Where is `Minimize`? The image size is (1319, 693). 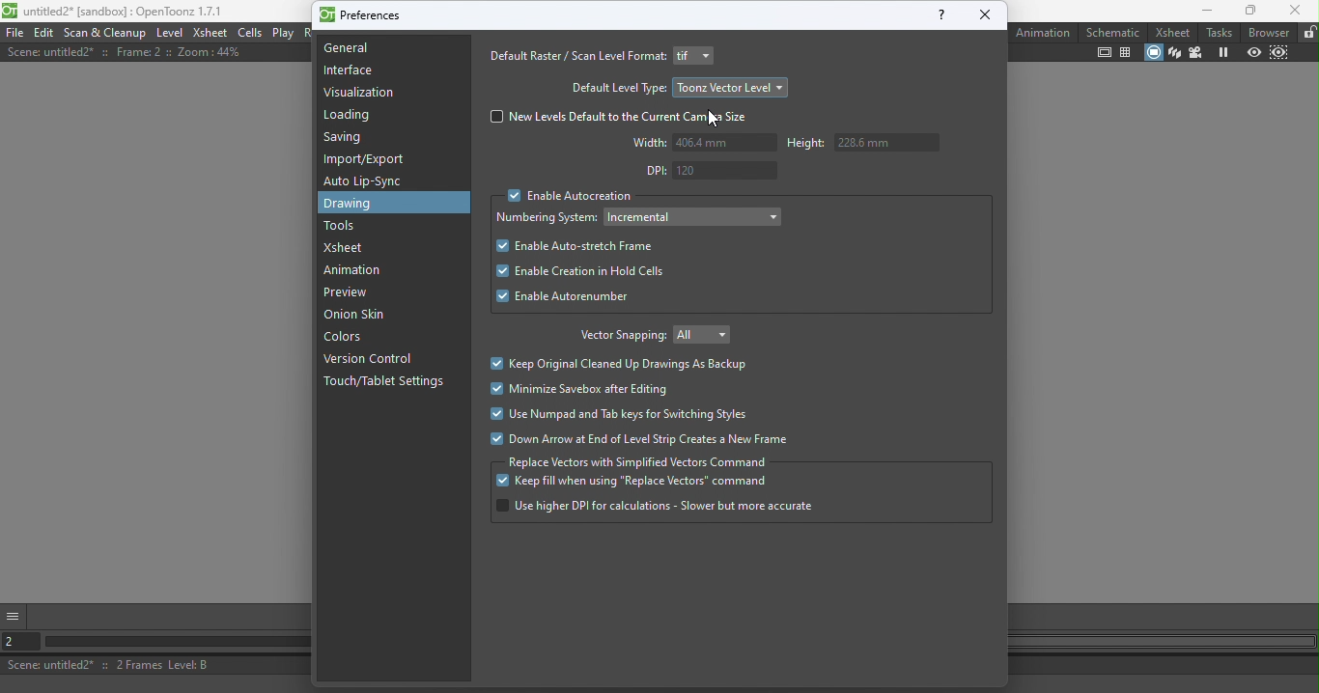
Minimize is located at coordinates (1196, 12).